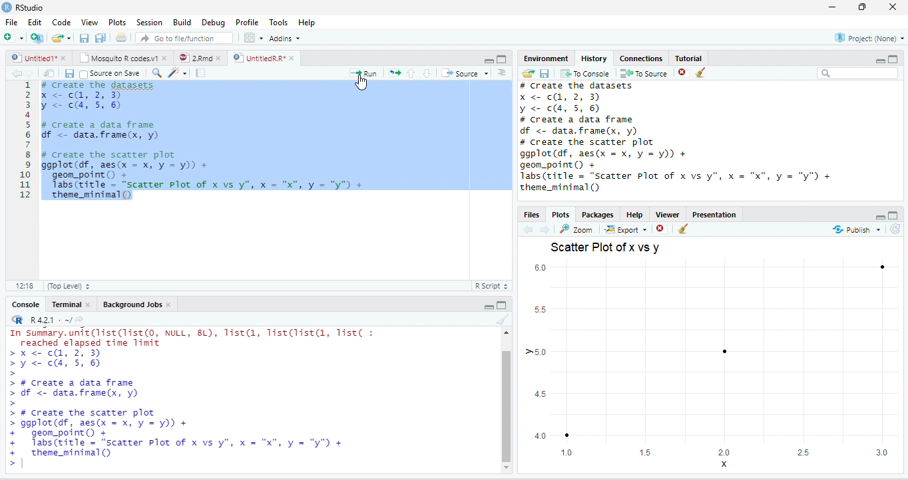 The image size is (908, 480). What do you see at coordinates (593, 59) in the screenshot?
I see `History` at bounding box center [593, 59].